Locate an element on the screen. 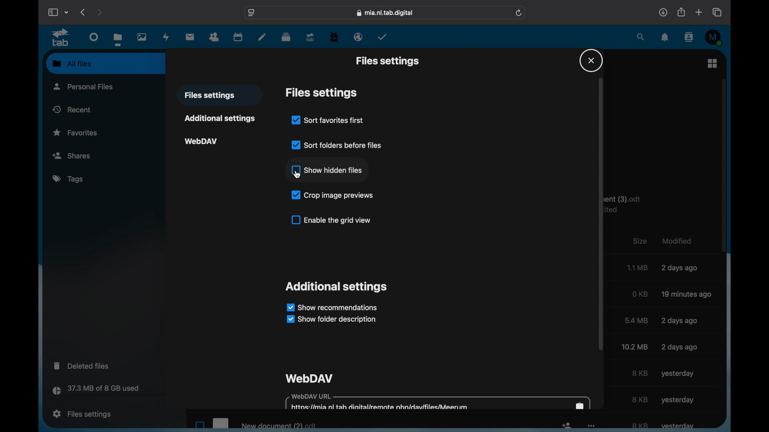 This screenshot has width=769, height=432. calendar is located at coordinates (239, 37).